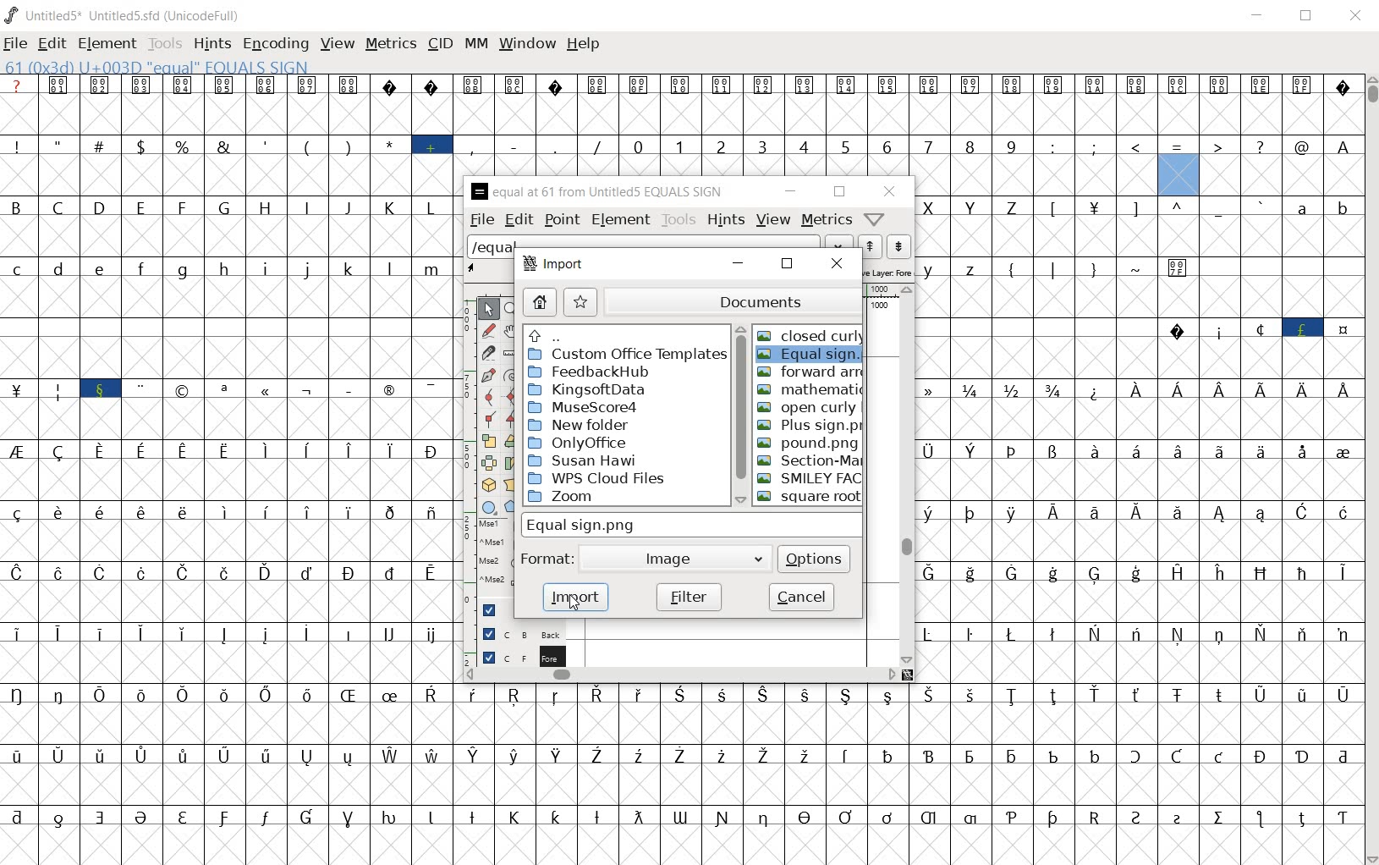 The width and height of the screenshot is (1379, 865). Describe the element at coordinates (809, 498) in the screenshot. I see `SQUARE ROOT` at that location.